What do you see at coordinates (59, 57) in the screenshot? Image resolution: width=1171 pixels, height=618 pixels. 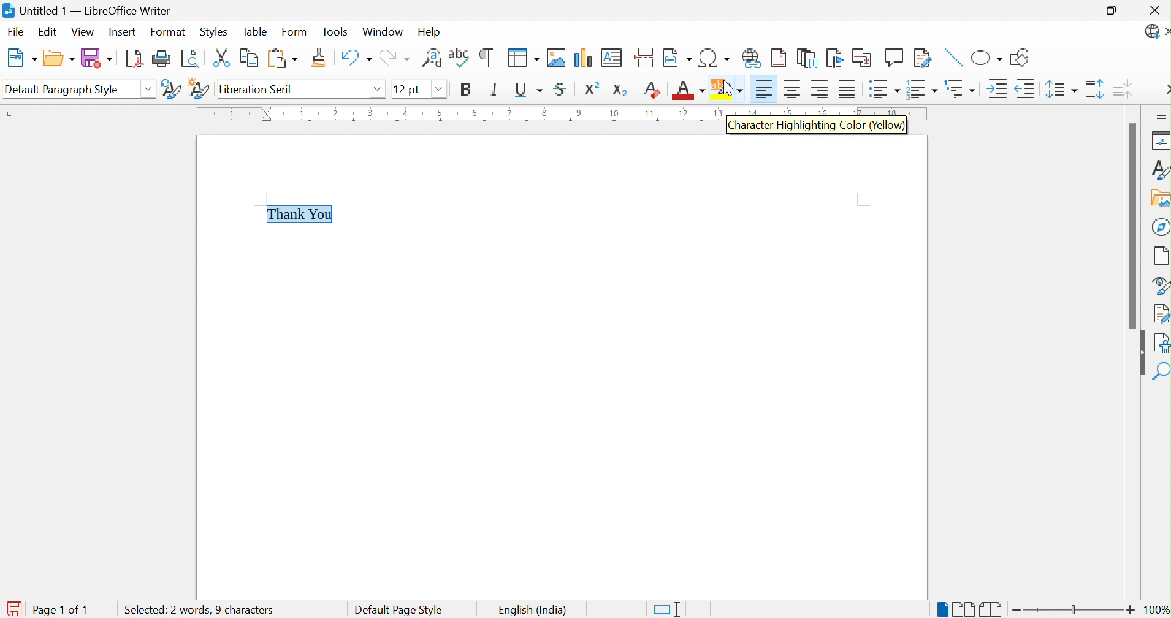 I see `Open` at bounding box center [59, 57].